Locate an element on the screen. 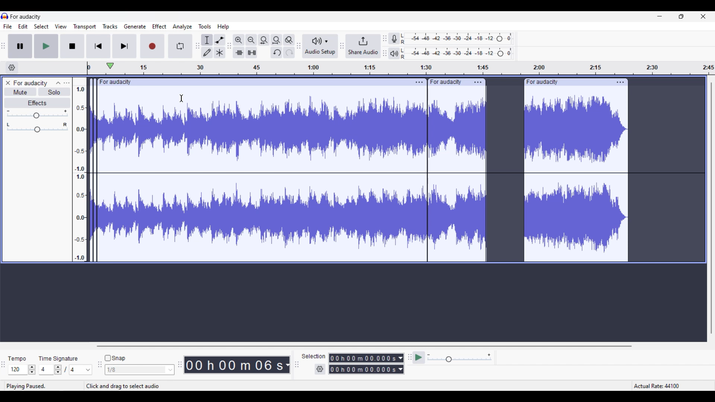  Time signature settings is located at coordinates (66, 369).